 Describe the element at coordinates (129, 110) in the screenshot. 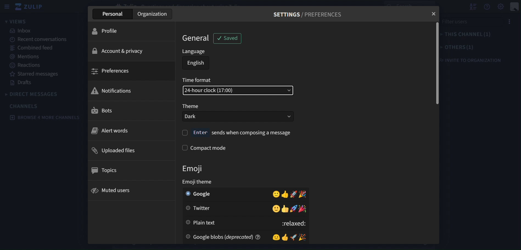

I see `bots` at that location.